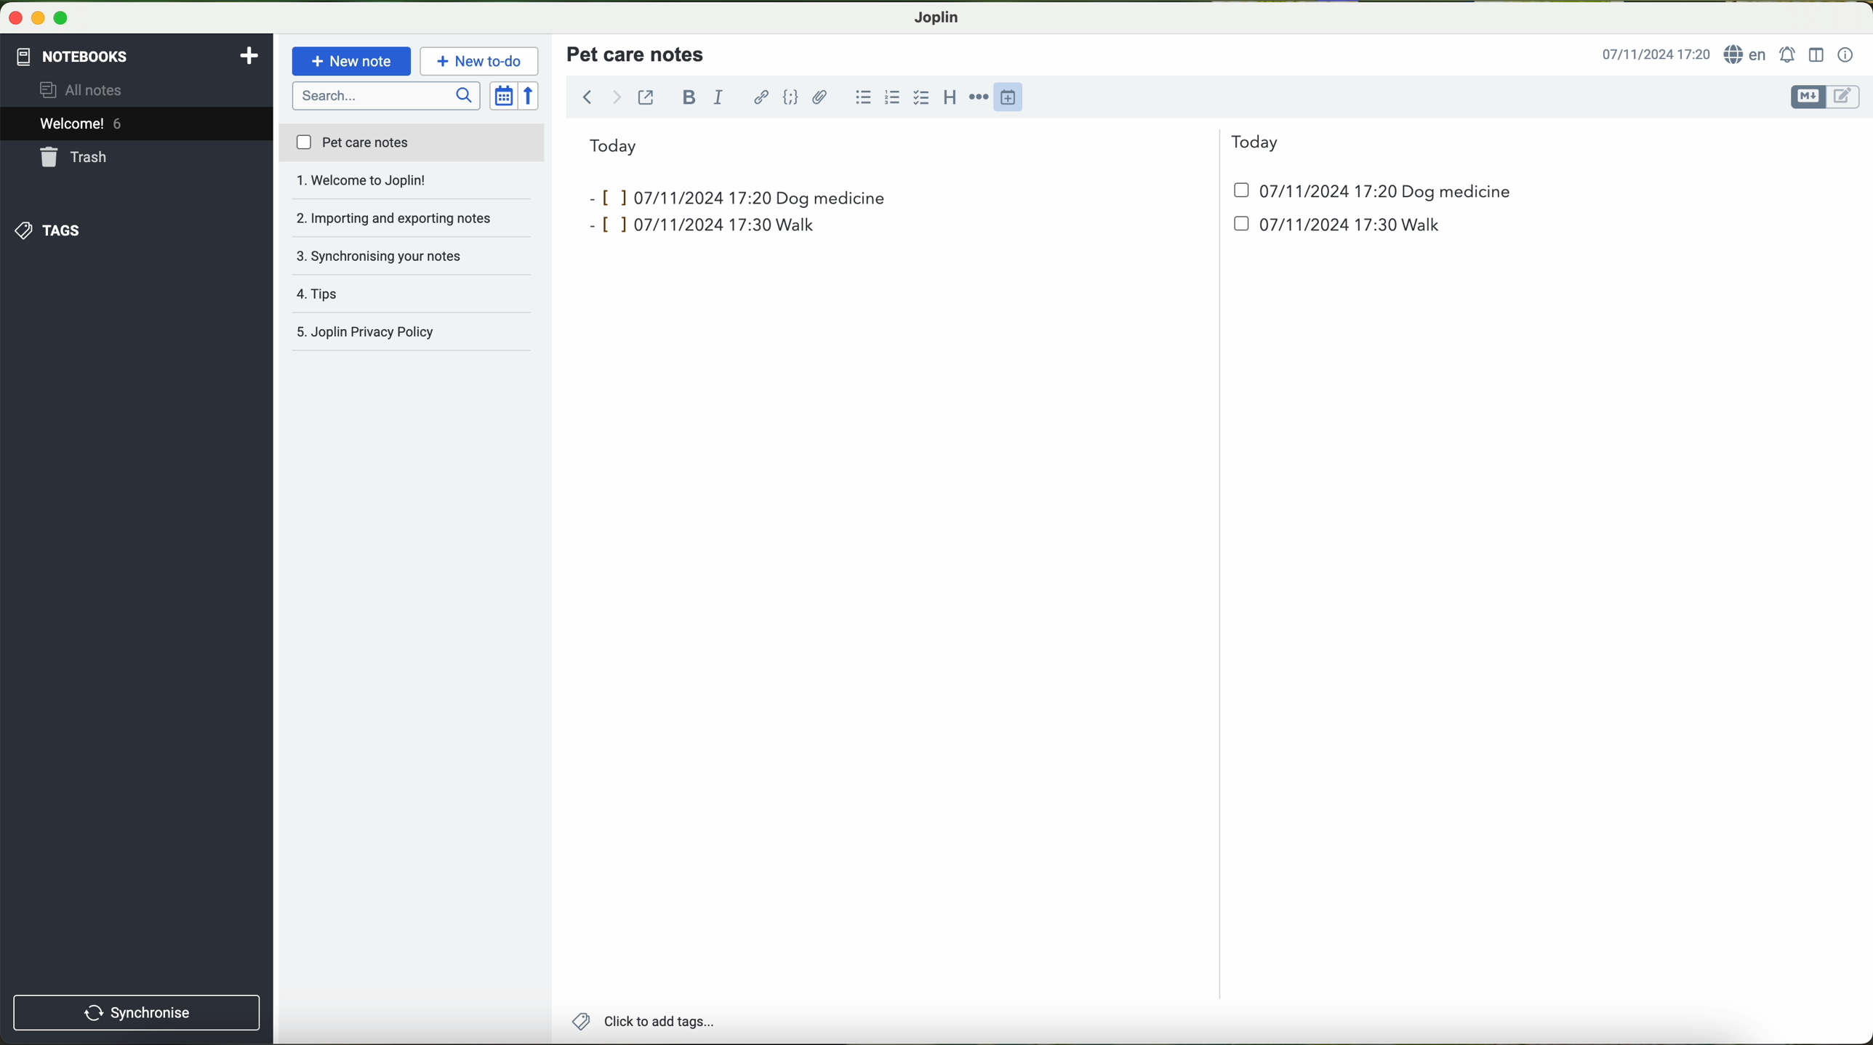 The height and width of the screenshot is (1045, 1873). Describe the element at coordinates (413, 219) in the screenshot. I see `synchronising your notes` at that location.